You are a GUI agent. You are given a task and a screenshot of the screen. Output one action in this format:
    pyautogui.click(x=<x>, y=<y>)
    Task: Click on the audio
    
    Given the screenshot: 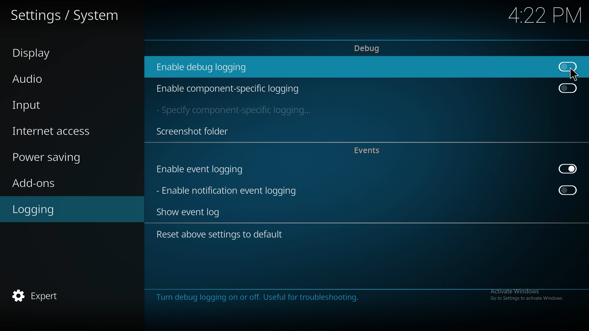 What is the action you would take?
    pyautogui.click(x=63, y=78)
    